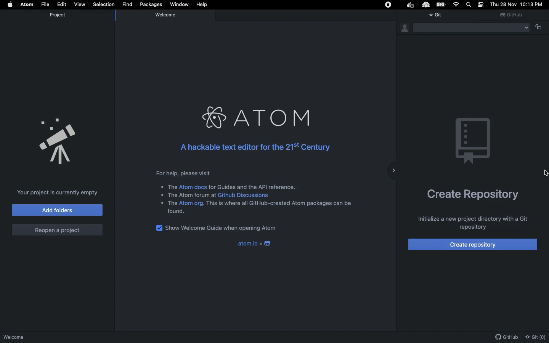  Describe the element at coordinates (541, 174) in the screenshot. I see `Cursor` at that location.